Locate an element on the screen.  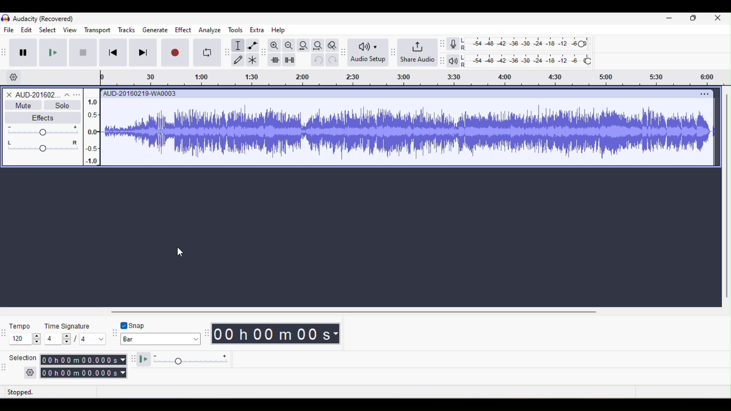
effect is located at coordinates (183, 30).